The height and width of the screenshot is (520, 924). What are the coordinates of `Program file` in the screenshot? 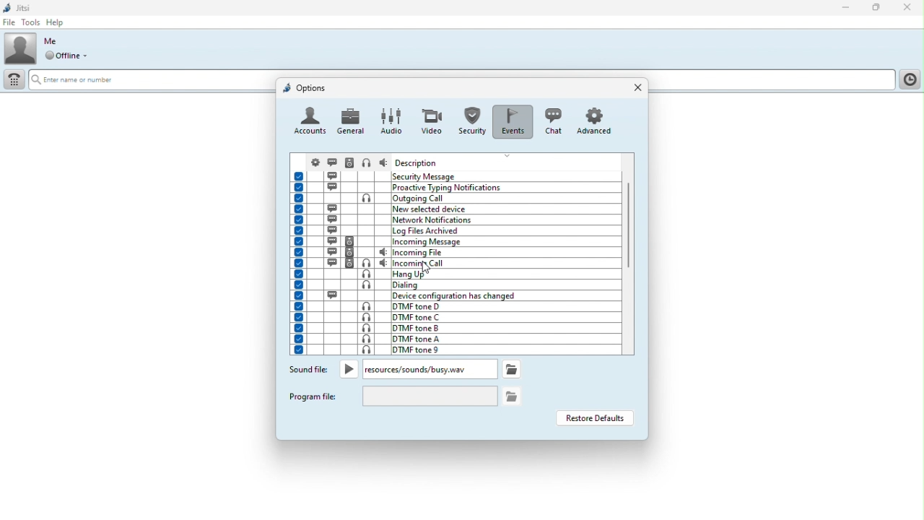 It's located at (315, 396).